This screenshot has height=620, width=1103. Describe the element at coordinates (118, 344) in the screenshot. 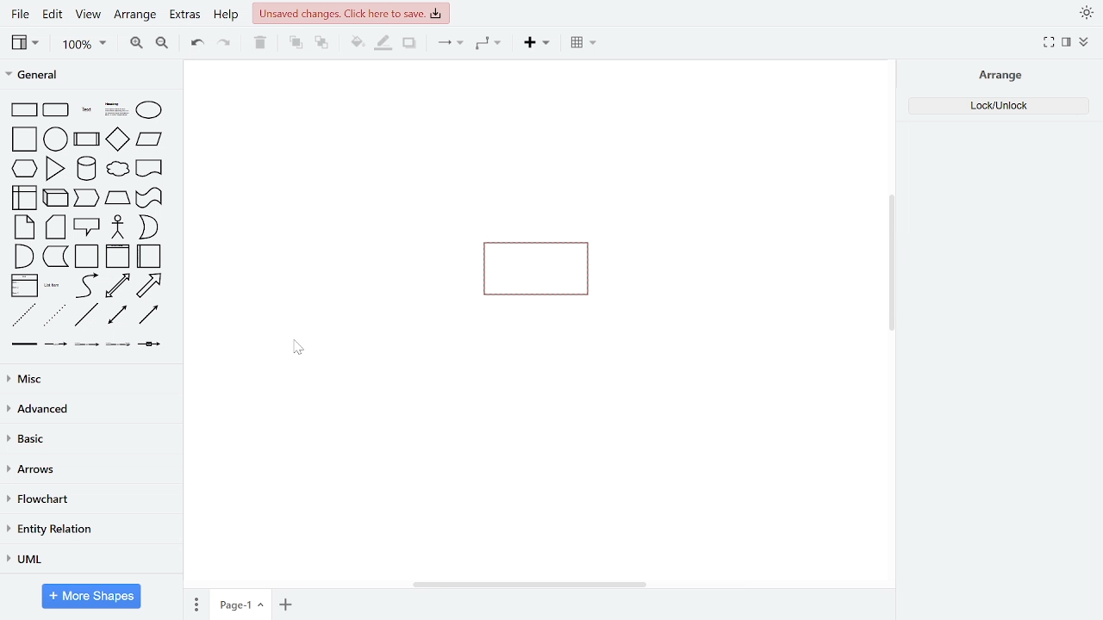

I see `connector with 3 label` at that location.